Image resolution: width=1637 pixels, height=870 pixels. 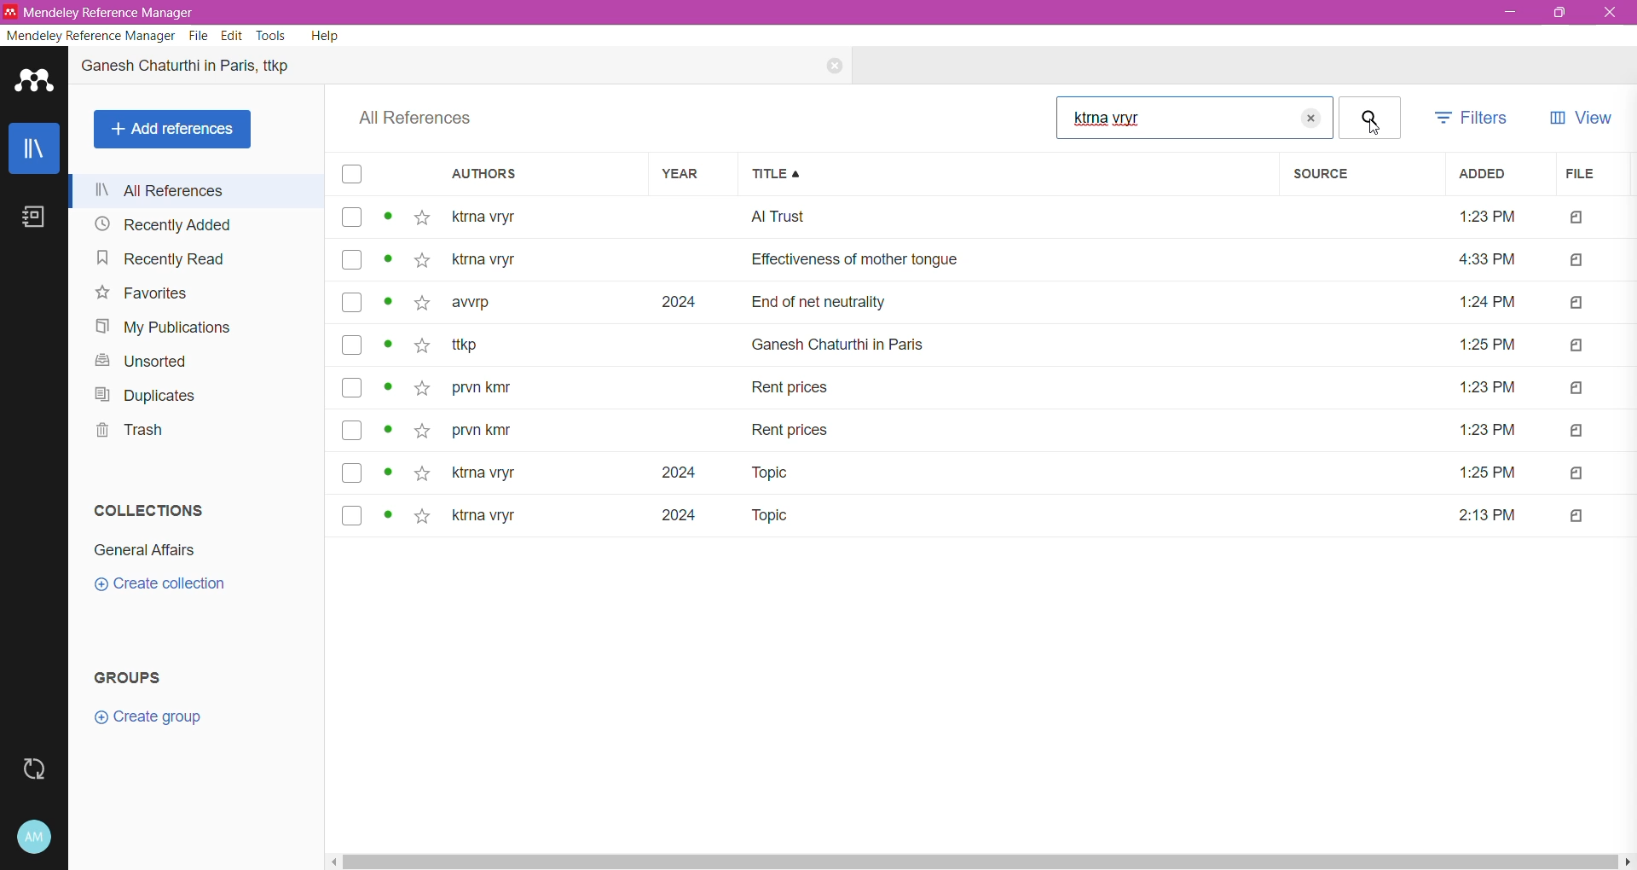 I want to click on Reference Title, so click(x=205, y=67).